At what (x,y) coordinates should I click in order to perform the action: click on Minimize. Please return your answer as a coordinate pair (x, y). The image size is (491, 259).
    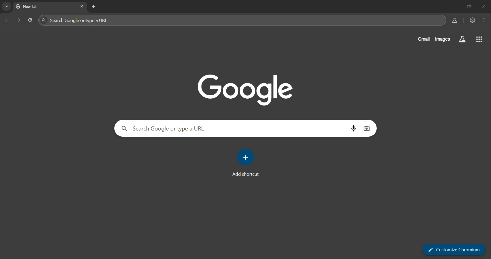
    Looking at the image, I should click on (455, 6).